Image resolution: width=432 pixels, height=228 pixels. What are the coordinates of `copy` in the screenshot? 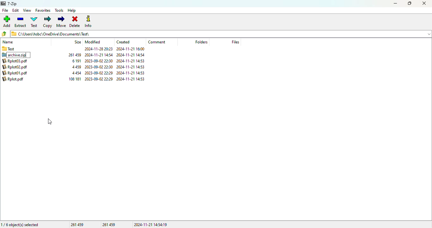 It's located at (47, 22).